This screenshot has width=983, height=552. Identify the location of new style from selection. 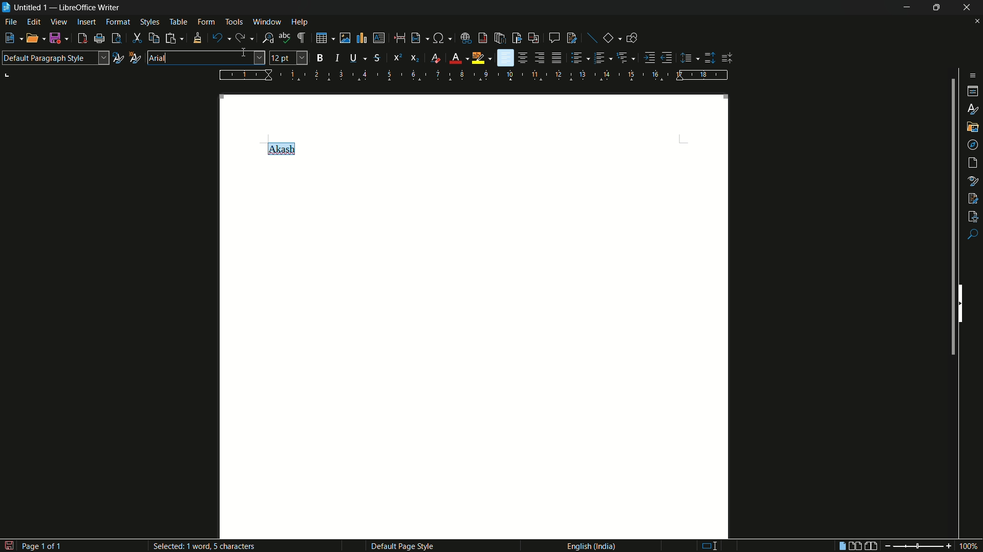
(134, 57).